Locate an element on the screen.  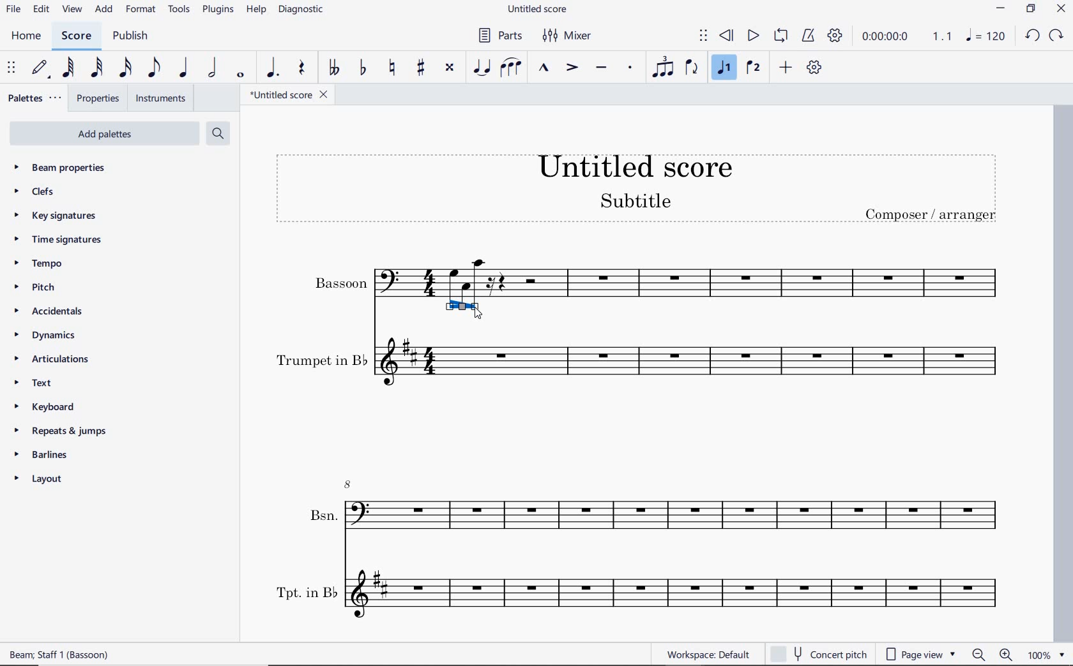
accidentals is located at coordinates (51, 310).